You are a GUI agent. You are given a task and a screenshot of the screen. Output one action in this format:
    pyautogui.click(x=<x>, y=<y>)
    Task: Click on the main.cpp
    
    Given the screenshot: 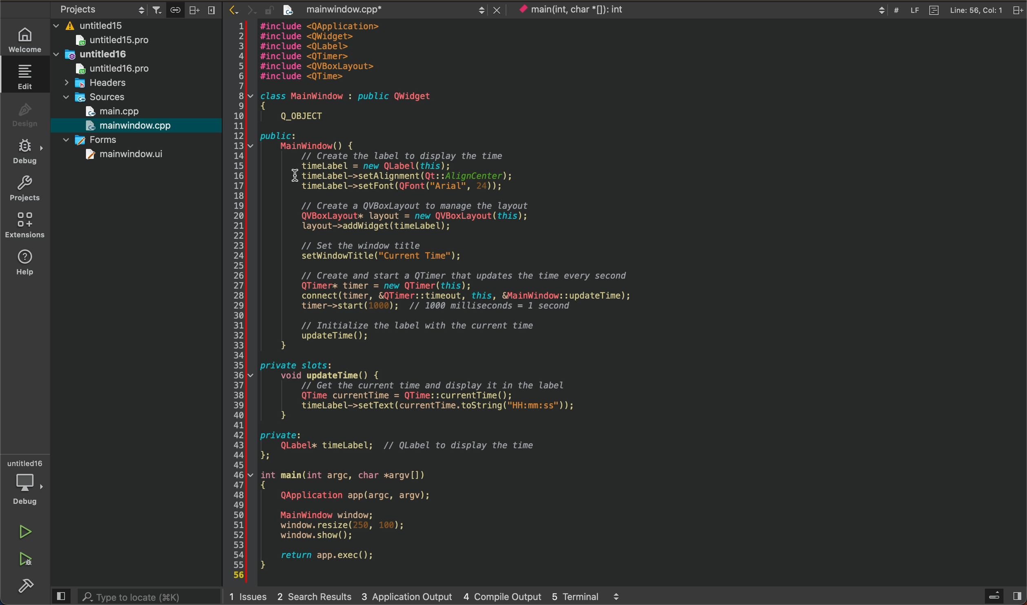 What is the action you would take?
    pyautogui.click(x=131, y=111)
    